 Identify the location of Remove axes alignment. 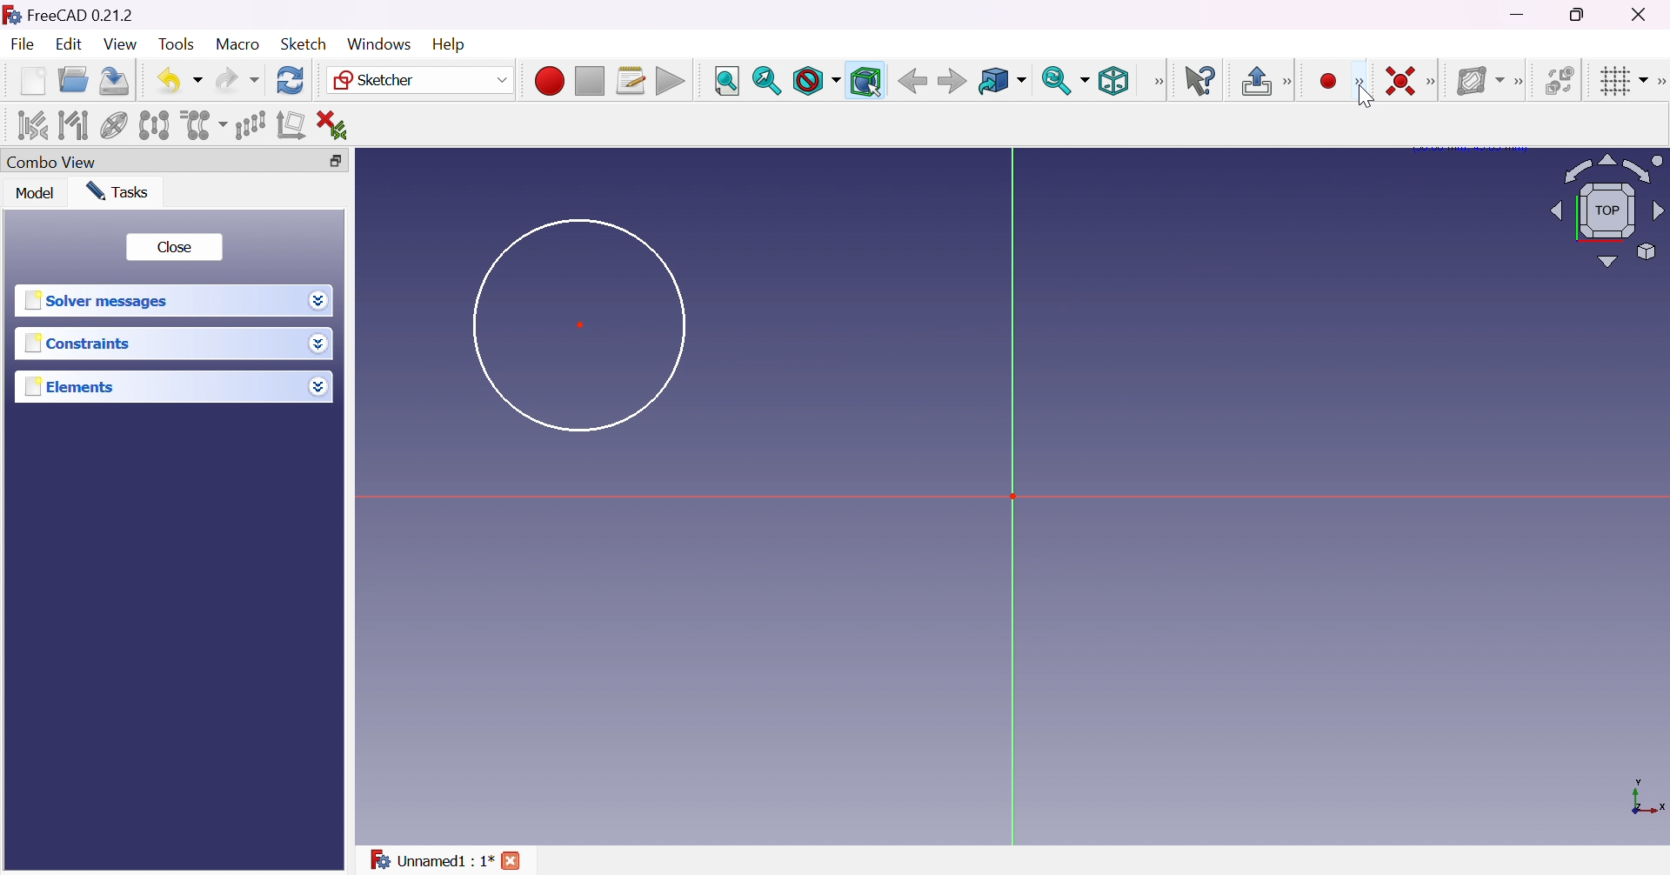
(291, 126).